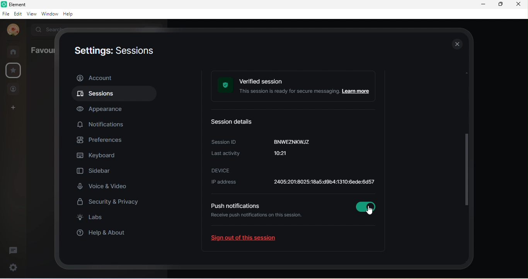 The image size is (528, 279). Describe the element at coordinates (29, 4) in the screenshot. I see `element b room` at that location.